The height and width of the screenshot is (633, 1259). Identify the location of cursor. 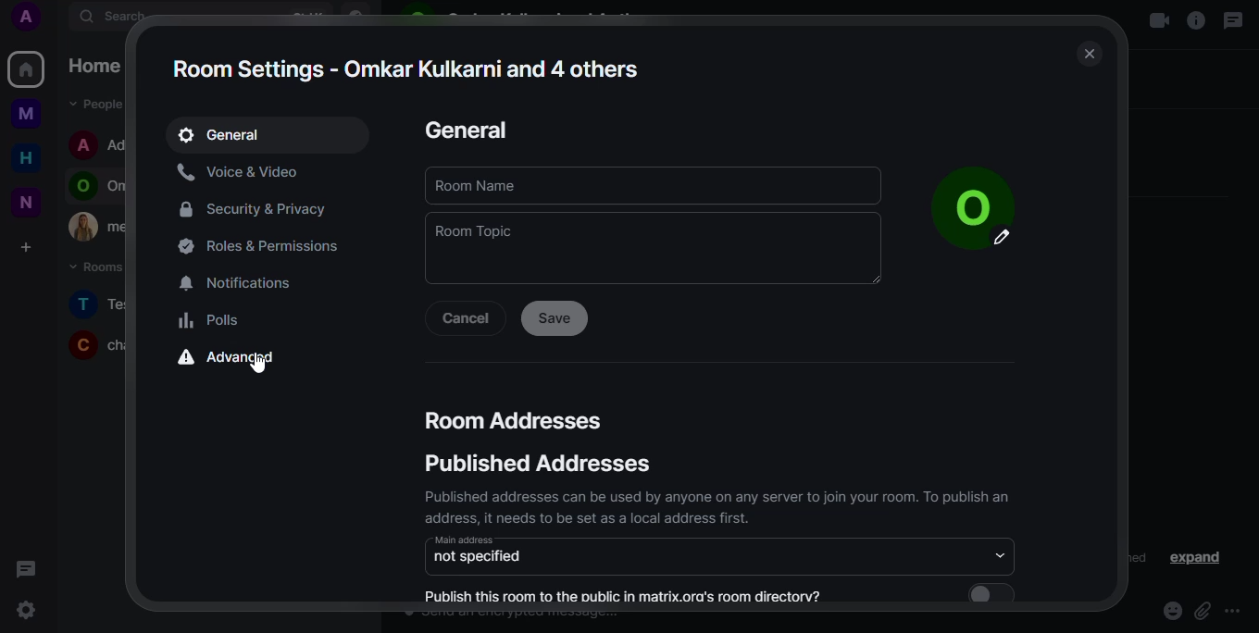
(259, 362).